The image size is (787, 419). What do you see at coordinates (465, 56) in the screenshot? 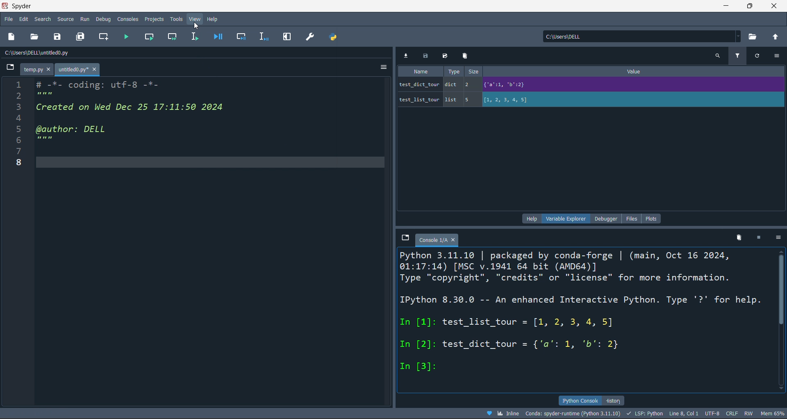
I see `delete` at bounding box center [465, 56].